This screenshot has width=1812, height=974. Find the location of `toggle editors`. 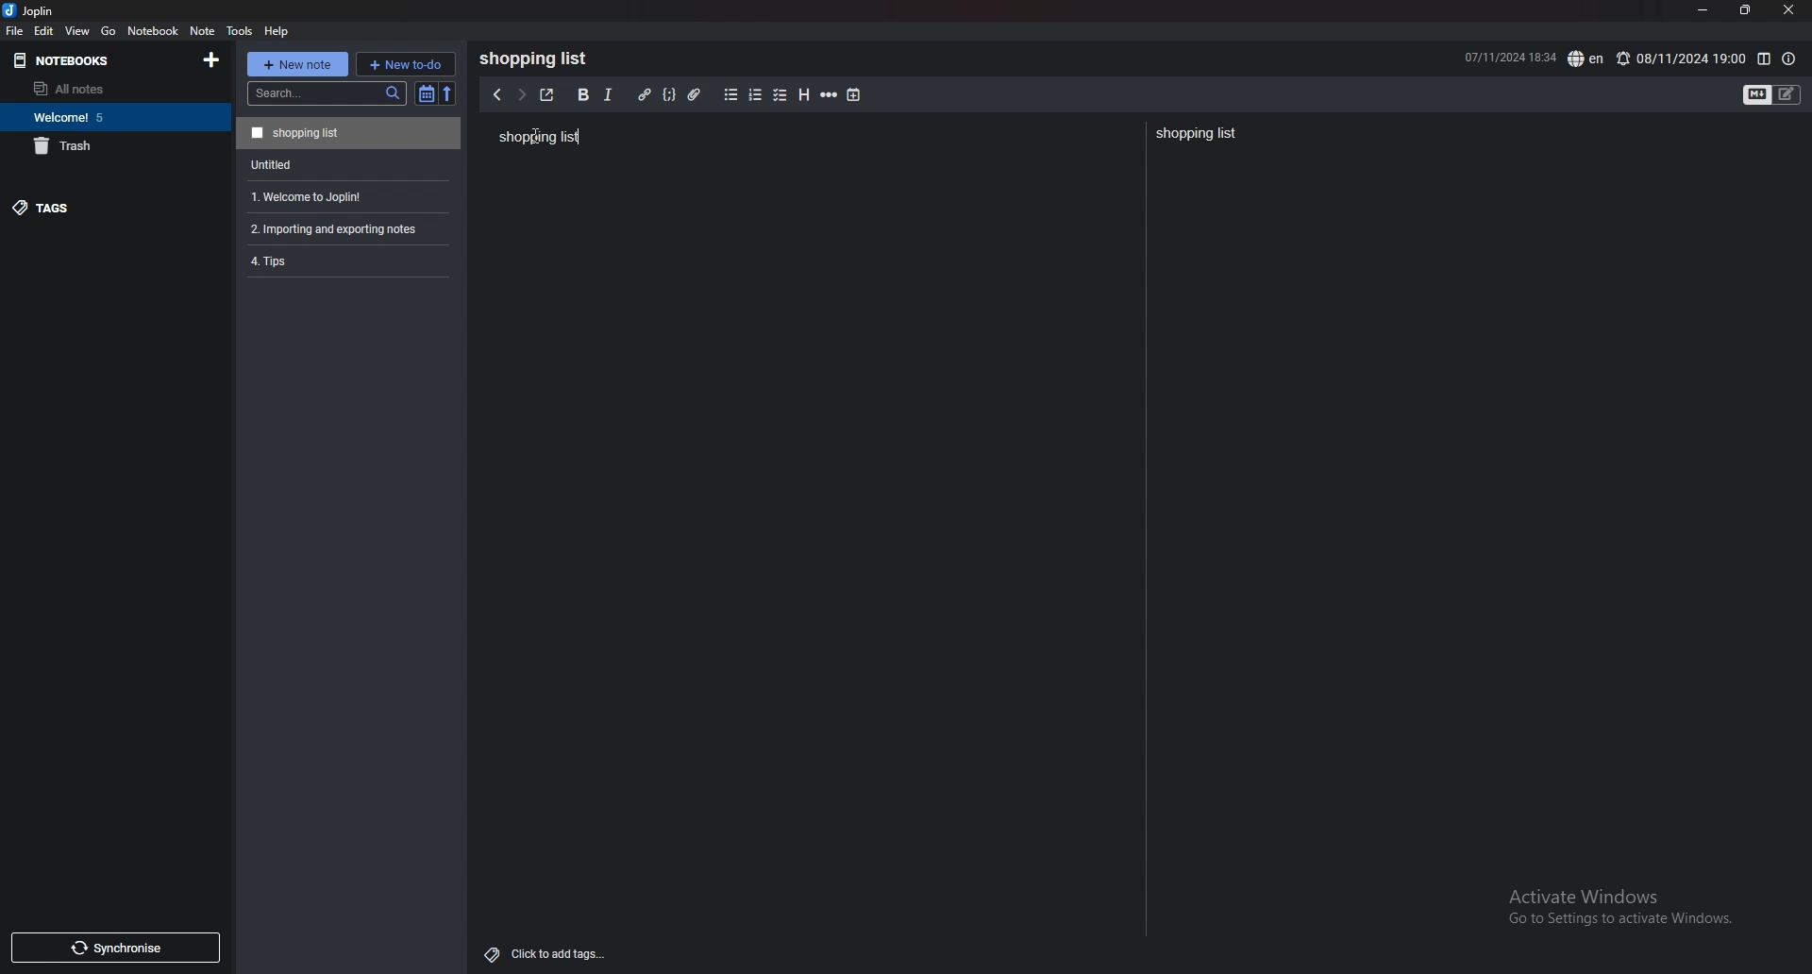

toggle editors is located at coordinates (1772, 95).